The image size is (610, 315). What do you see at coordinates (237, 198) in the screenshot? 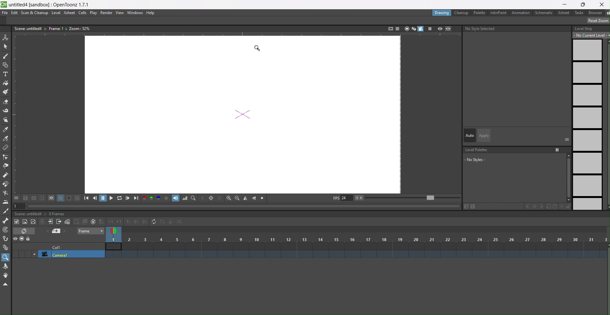
I see `zoom out` at bounding box center [237, 198].